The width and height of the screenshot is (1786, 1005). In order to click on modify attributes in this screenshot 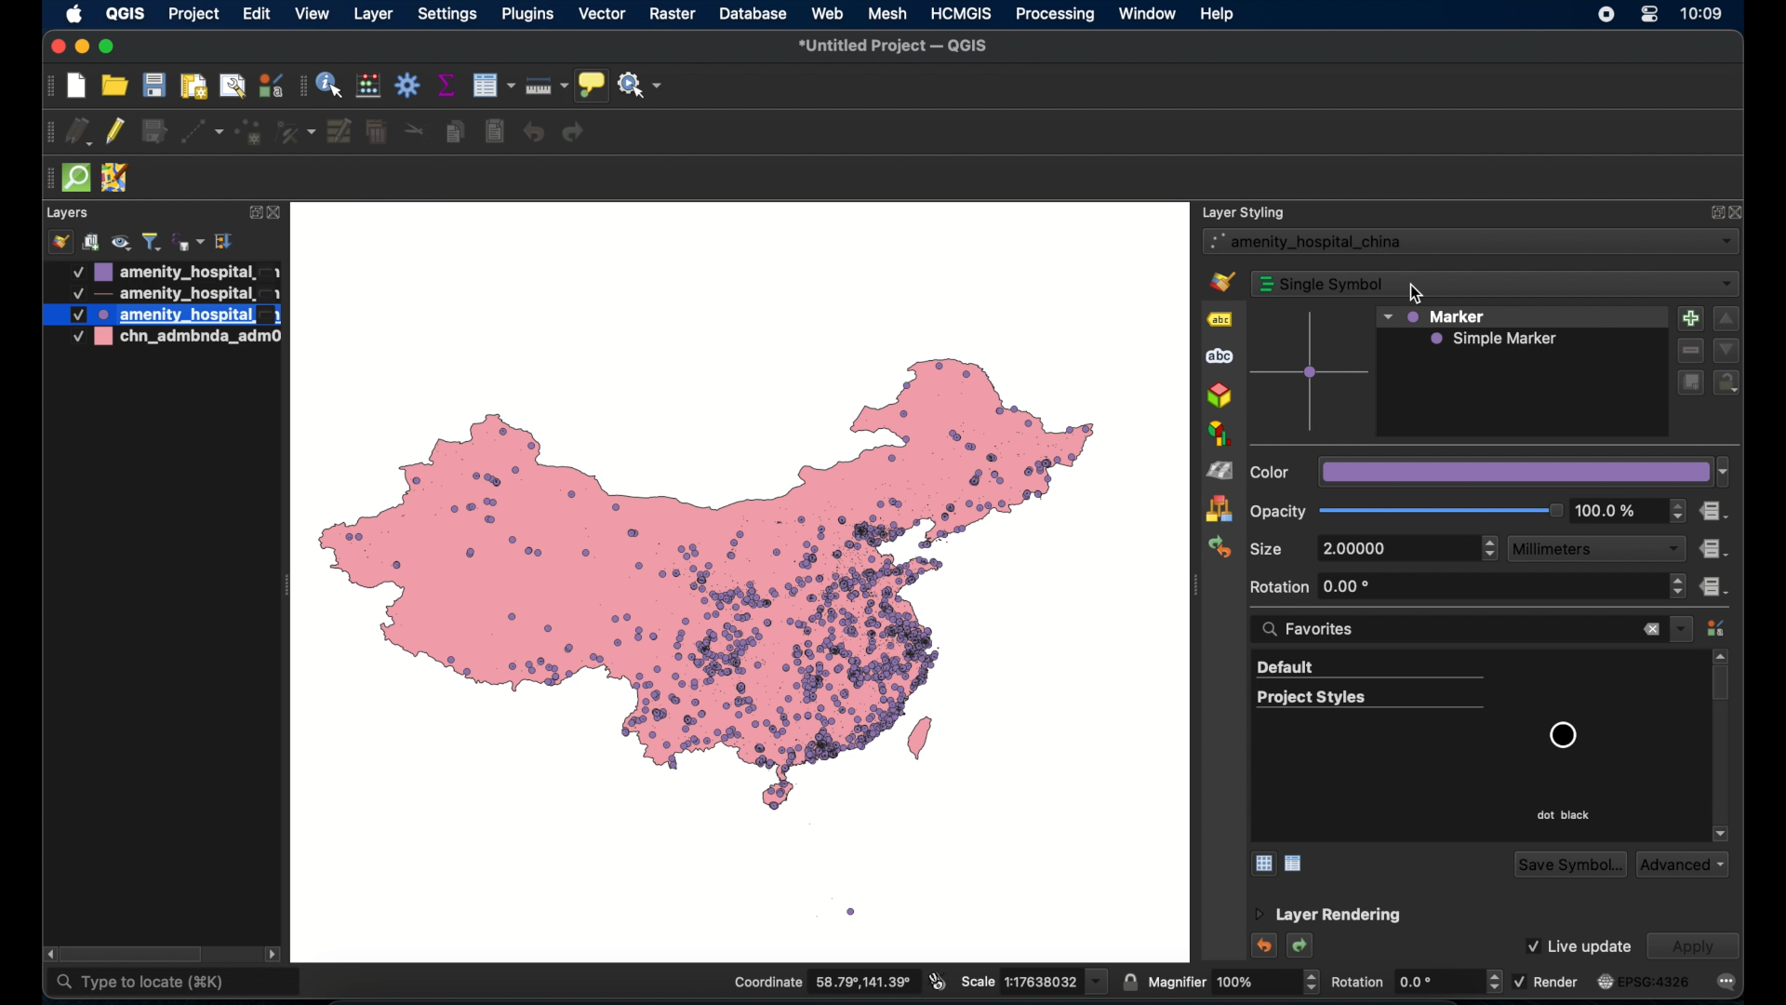, I will do `click(340, 132)`.